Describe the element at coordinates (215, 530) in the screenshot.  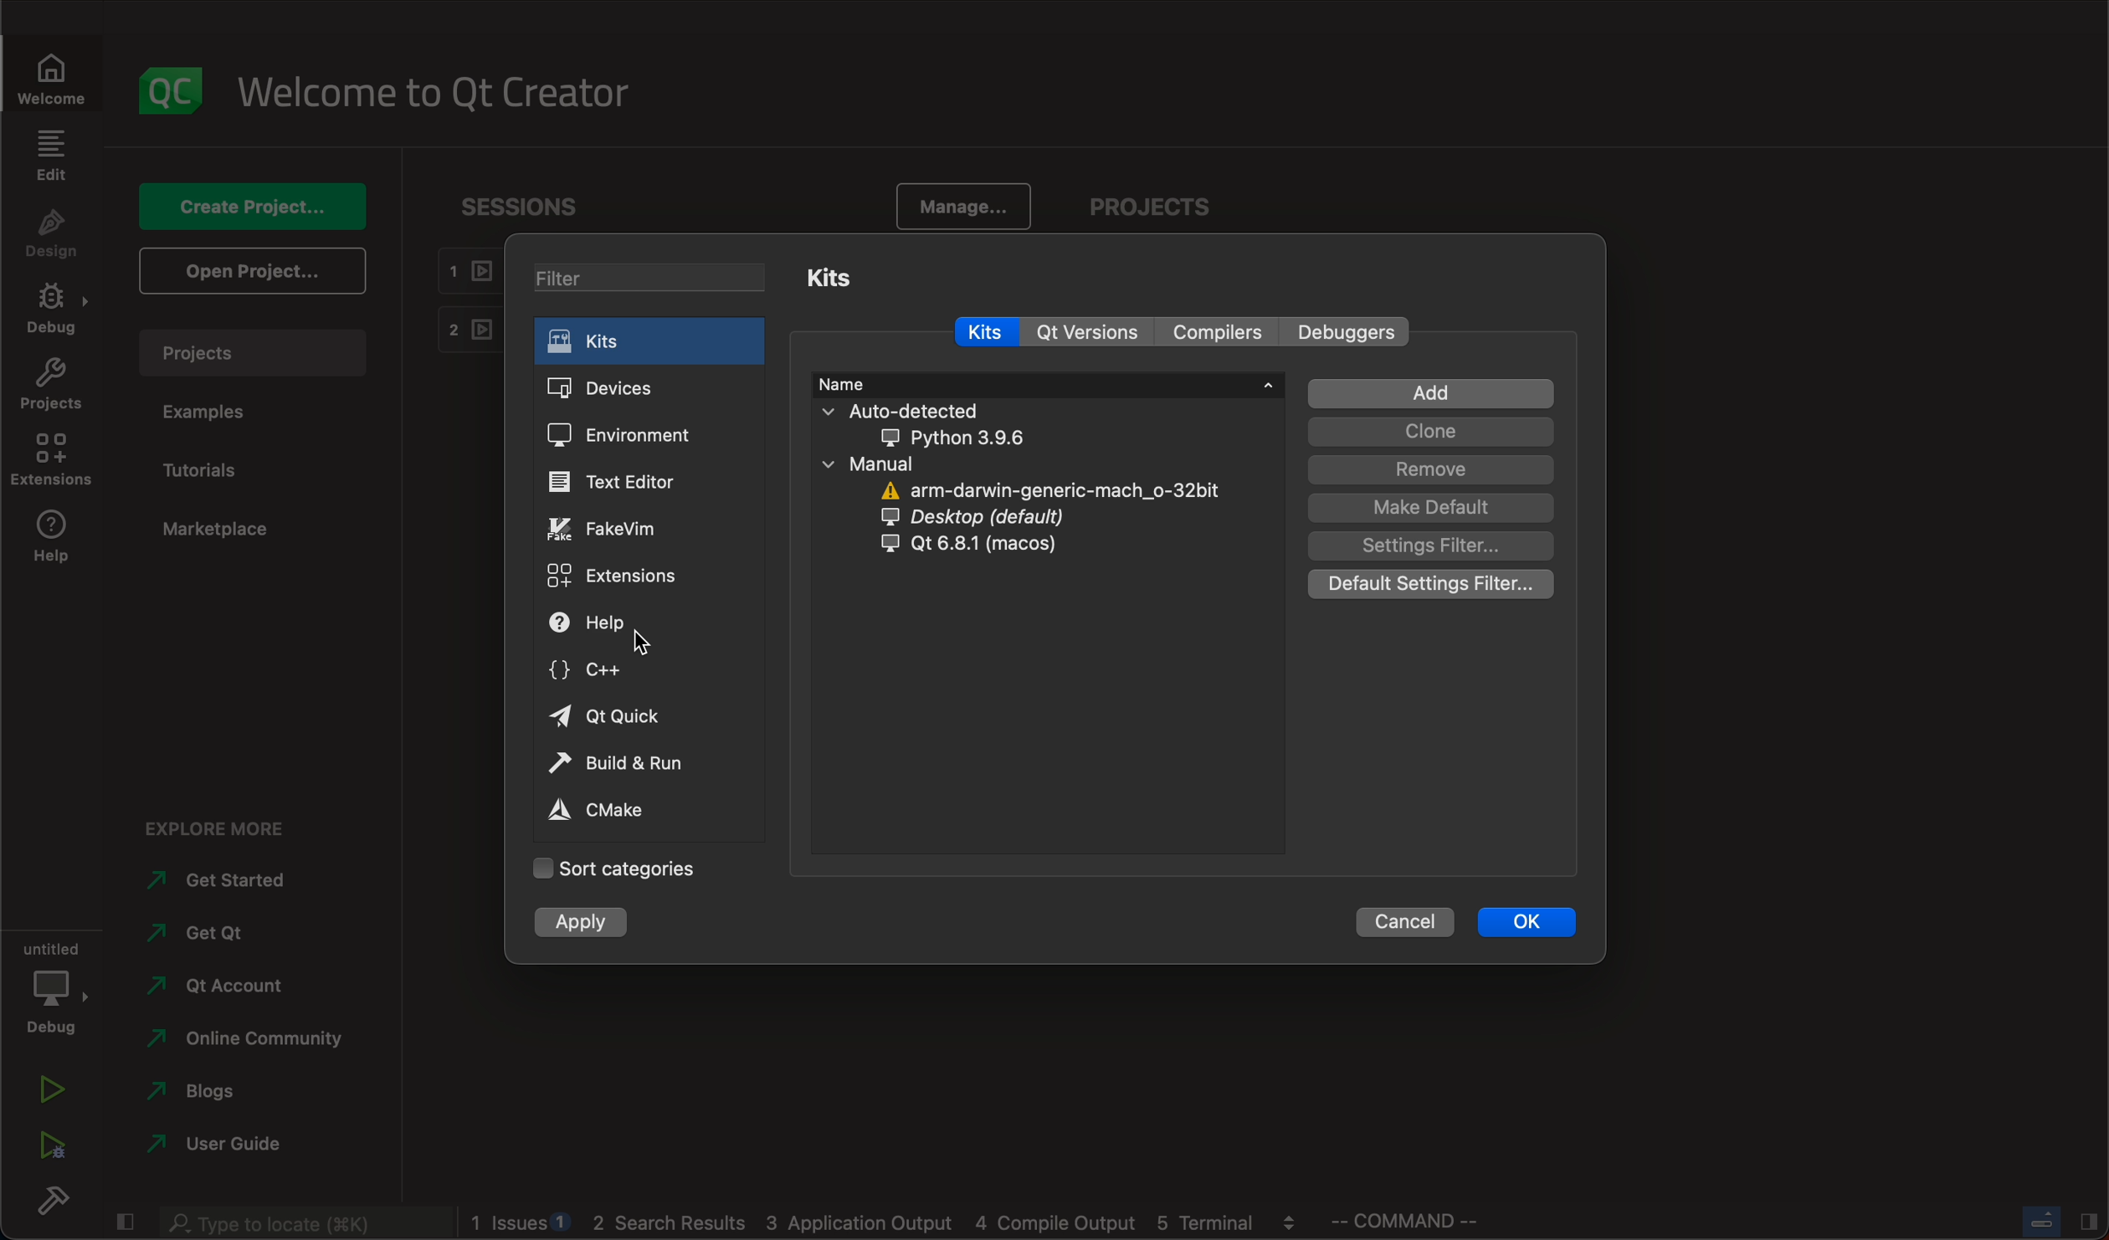
I see `marketplace` at that location.